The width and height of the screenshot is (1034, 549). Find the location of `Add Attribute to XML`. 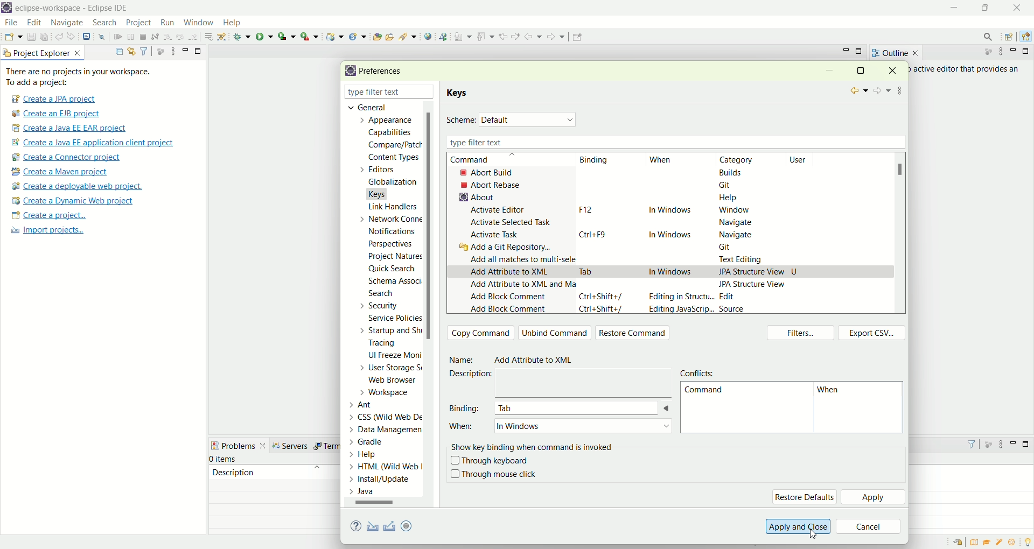

Add Attribute to XML is located at coordinates (539, 361).